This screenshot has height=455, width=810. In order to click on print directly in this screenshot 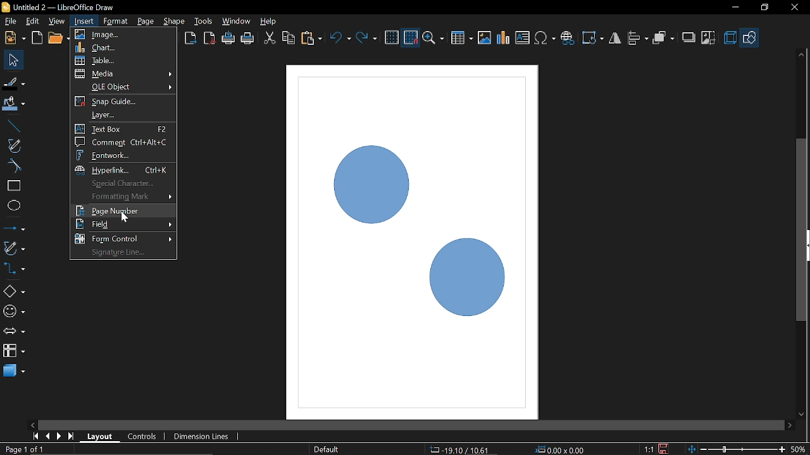, I will do `click(248, 38)`.